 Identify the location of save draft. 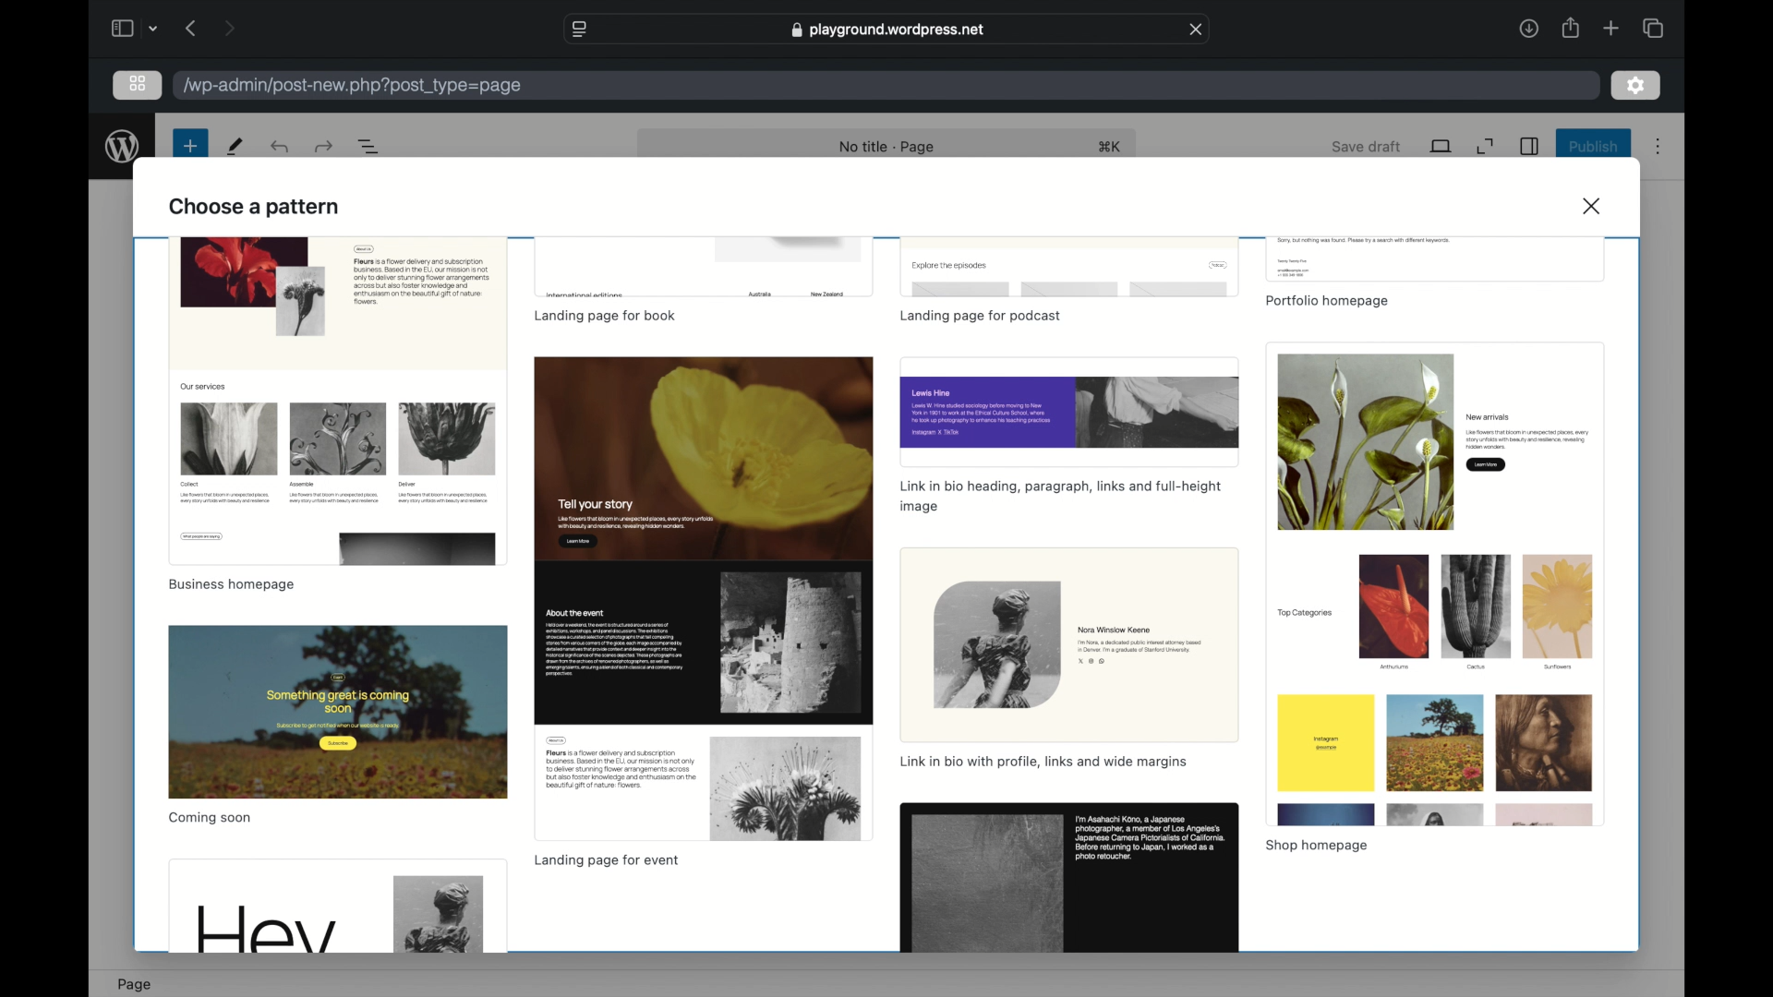
(1367, 146).